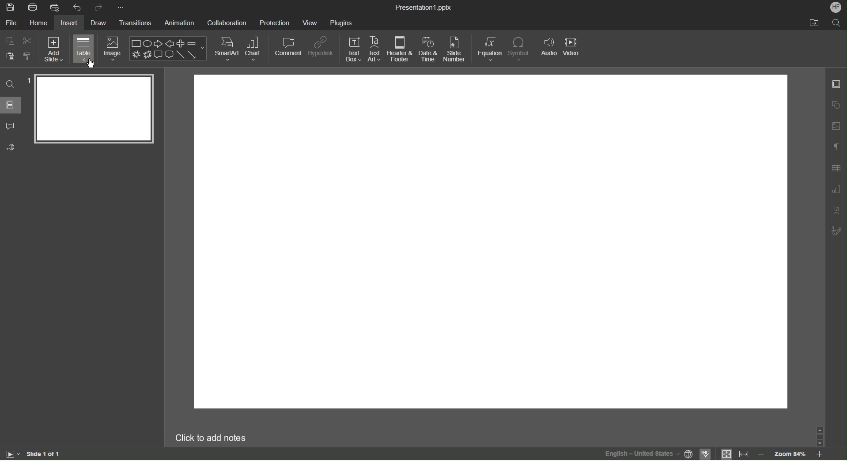  Describe the element at coordinates (255, 49) in the screenshot. I see `Chart` at that location.